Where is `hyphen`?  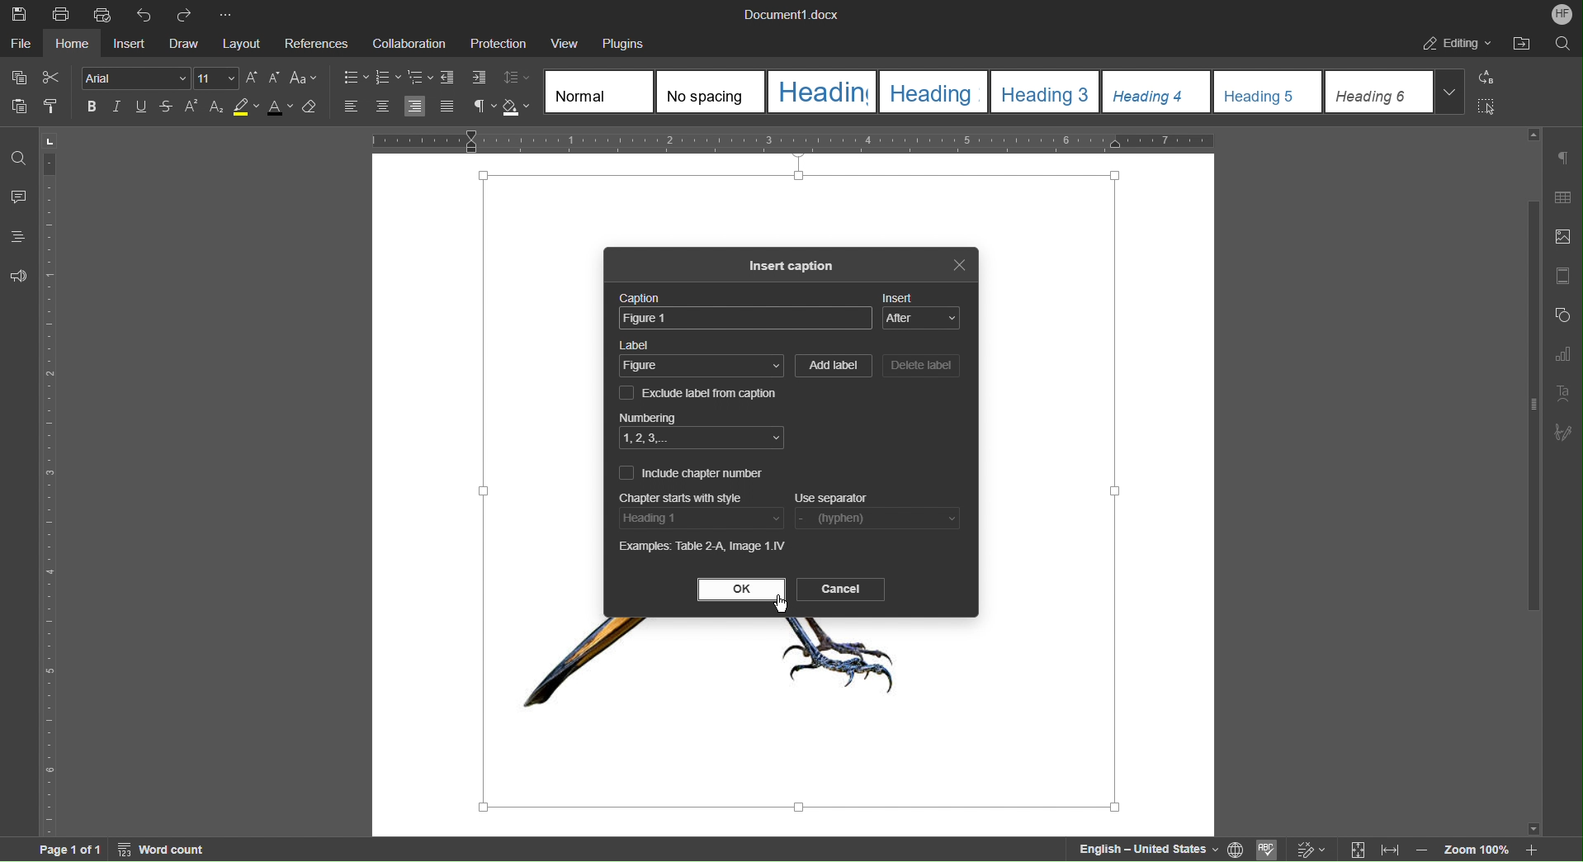 hyphen is located at coordinates (877, 519).